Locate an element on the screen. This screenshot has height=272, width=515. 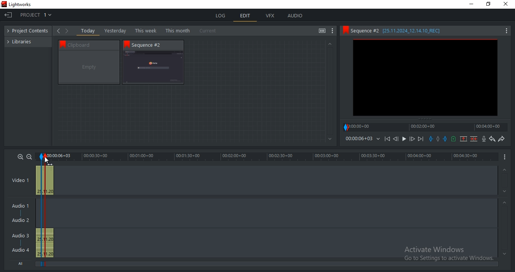
vfx is located at coordinates (270, 16).